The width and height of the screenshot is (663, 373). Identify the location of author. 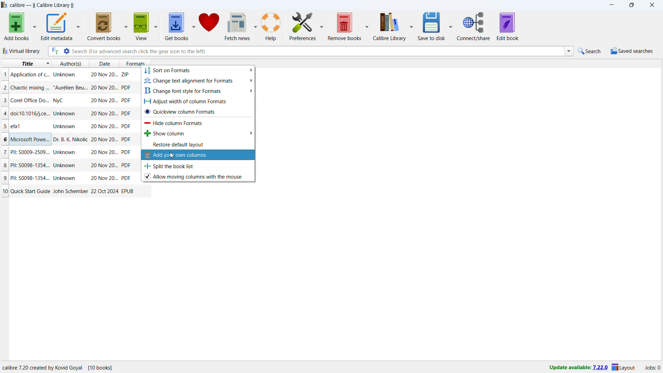
(66, 113).